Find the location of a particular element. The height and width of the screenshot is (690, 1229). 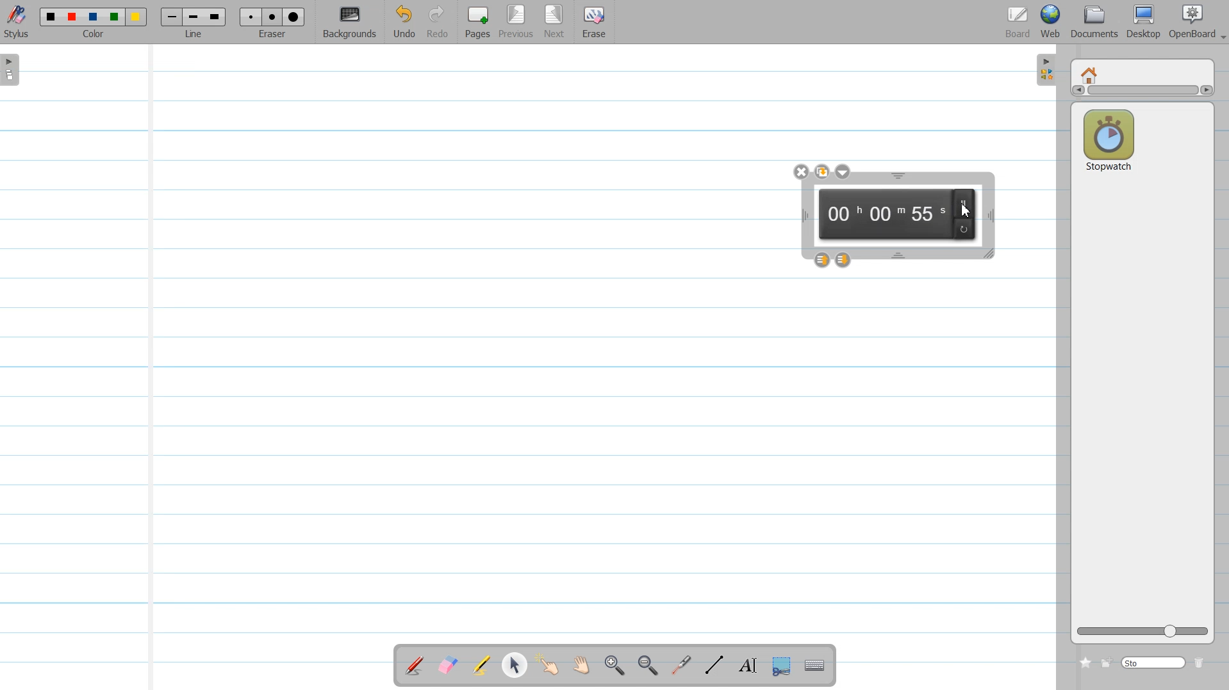

Document is located at coordinates (1094, 22).